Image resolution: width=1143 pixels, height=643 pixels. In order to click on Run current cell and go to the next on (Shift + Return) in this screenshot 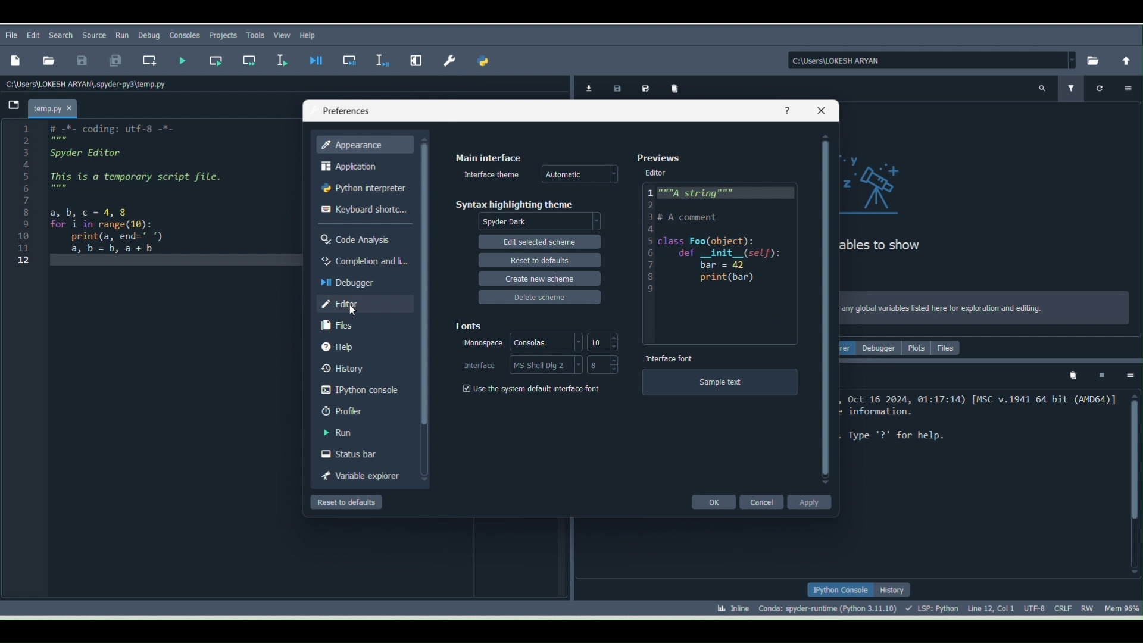, I will do `click(249, 60)`.